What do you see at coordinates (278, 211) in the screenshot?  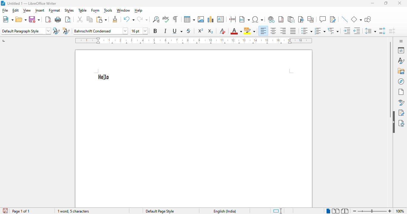 I see `standard language` at bounding box center [278, 211].